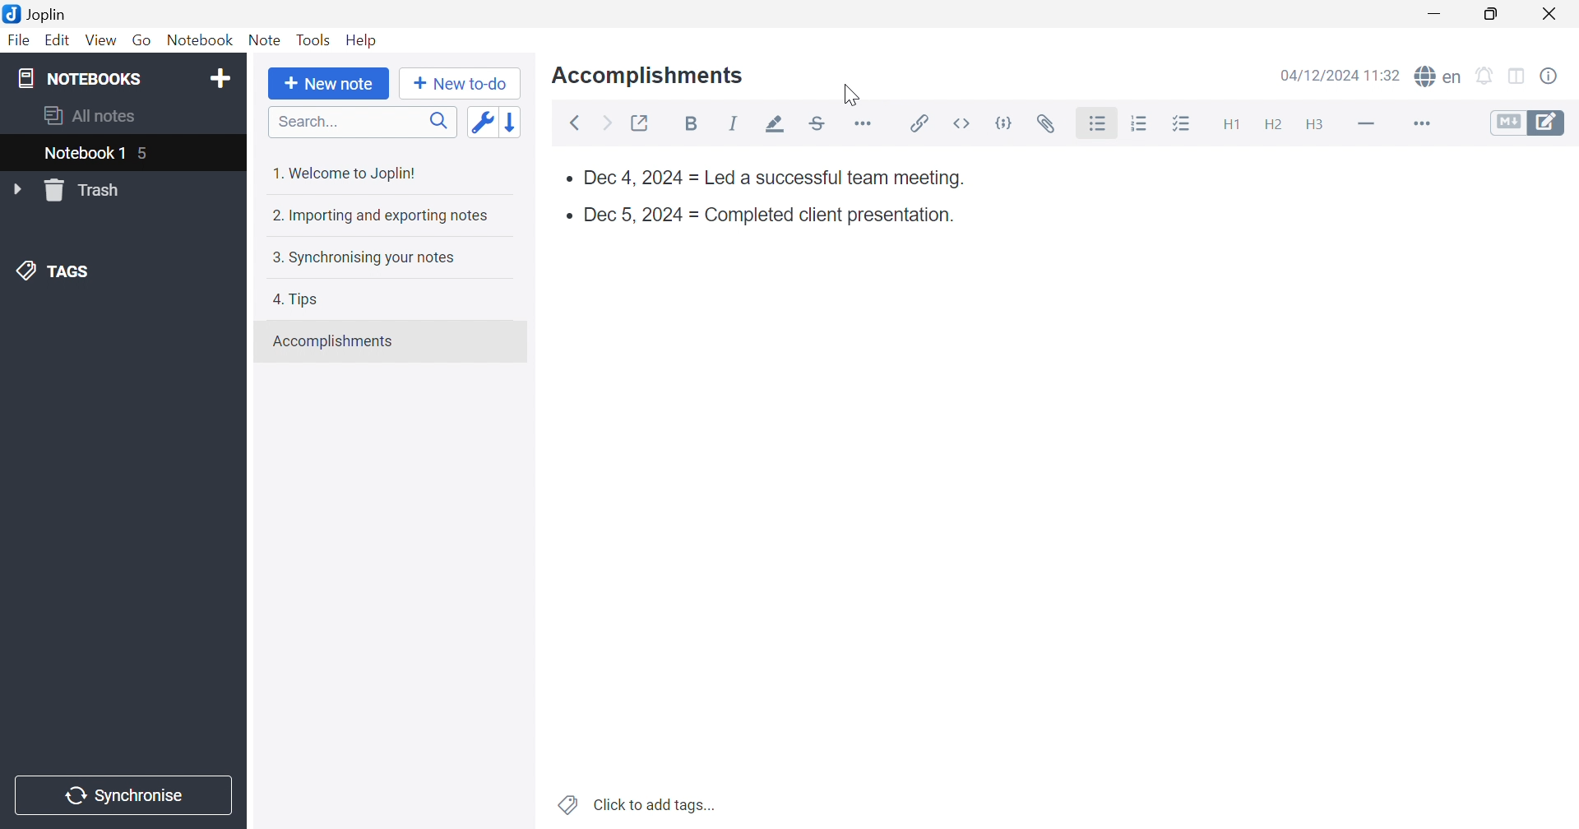  What do you see at coordinates (199, 39) in the screenshot?
I see `Notebook` at bounding box center [199, 39].